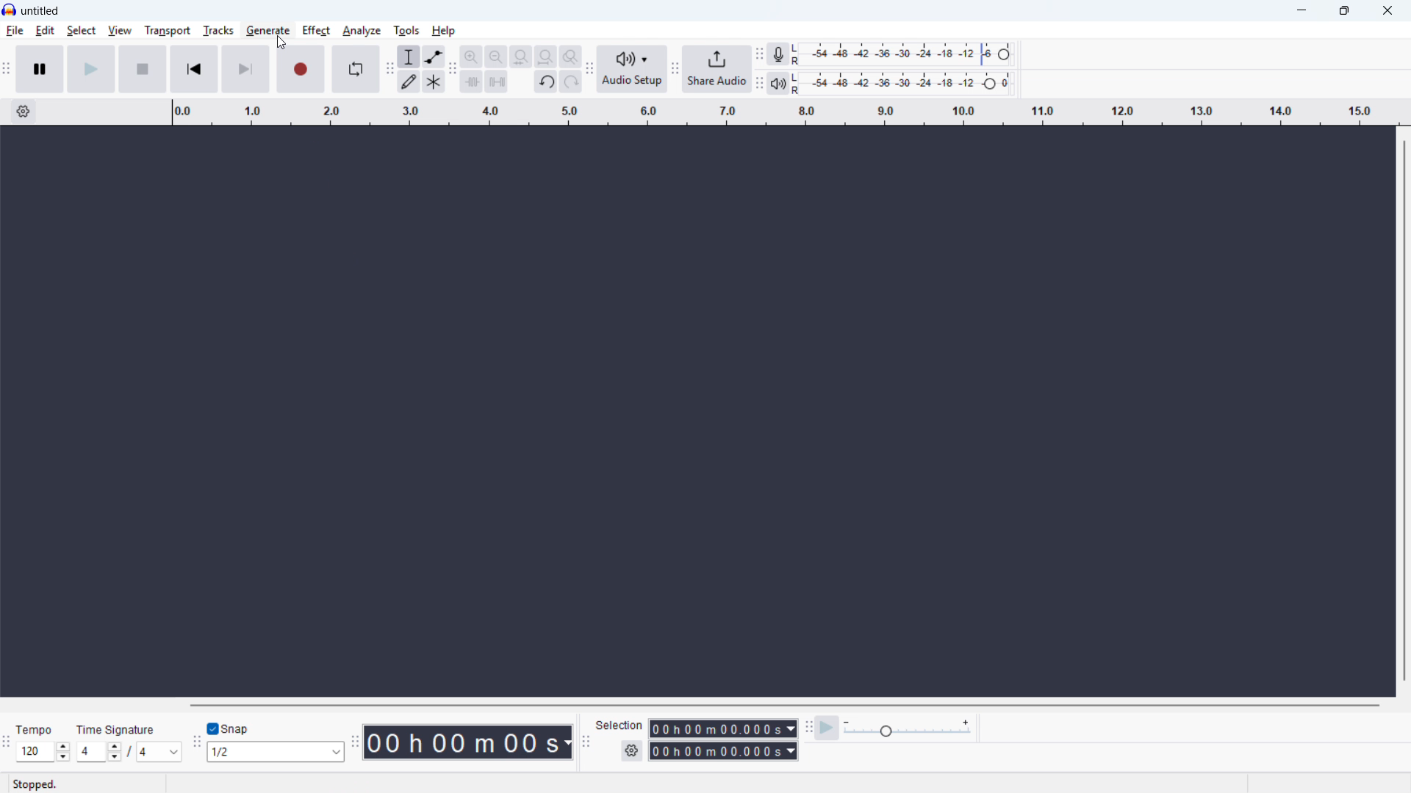 The image size is (1411, 793). What do you see at coordinates (166, 30) in the screenshot?
I see `Transport ` at bounding box center [166, 30].